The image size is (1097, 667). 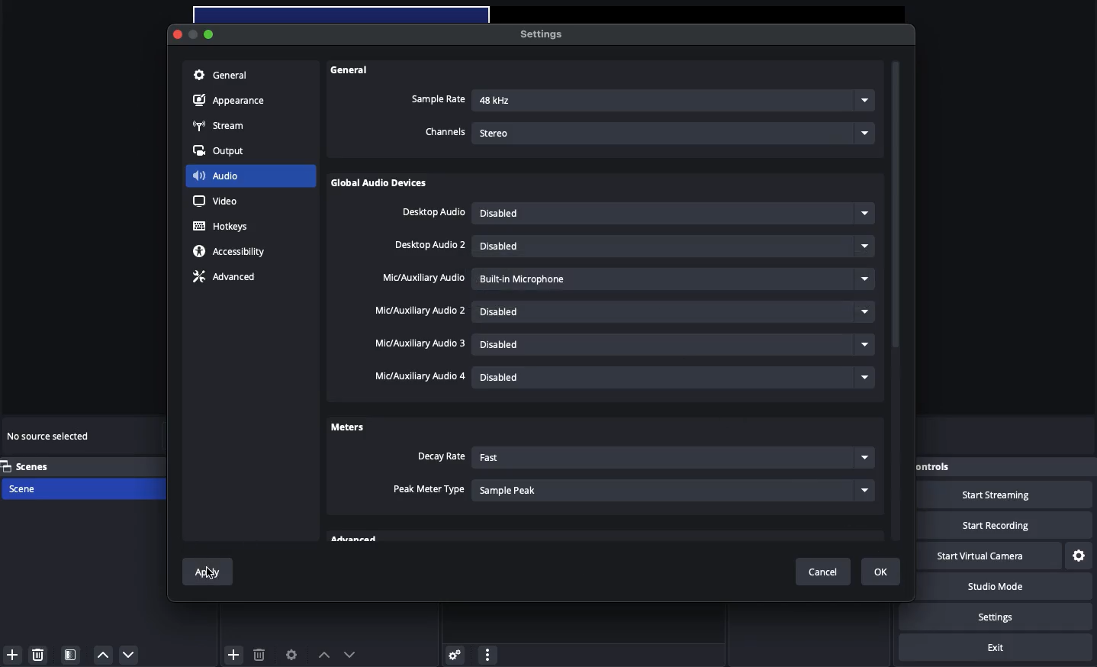 I want to click on Disabled, so click(x=677, y=376).